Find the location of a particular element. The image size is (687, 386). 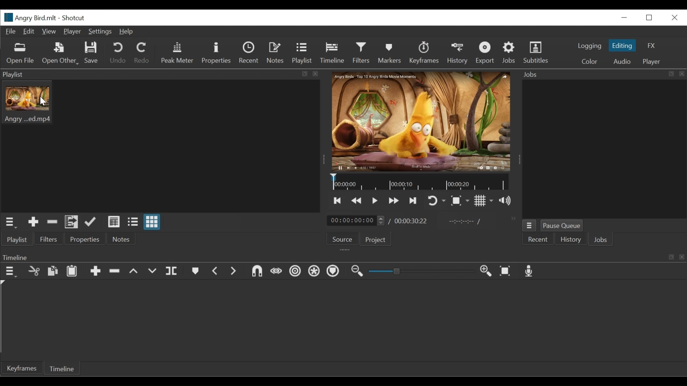

Player is located at coordinates (72, 31).